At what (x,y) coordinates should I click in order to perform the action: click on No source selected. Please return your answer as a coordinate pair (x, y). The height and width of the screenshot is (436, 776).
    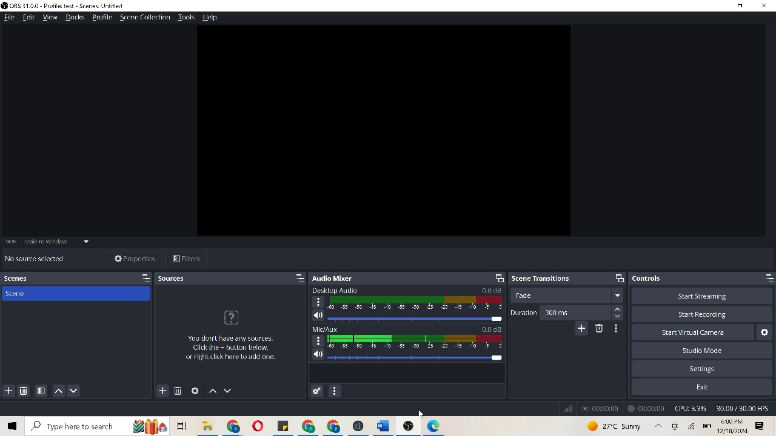
    Looking at the image, I should click on (36, 259).